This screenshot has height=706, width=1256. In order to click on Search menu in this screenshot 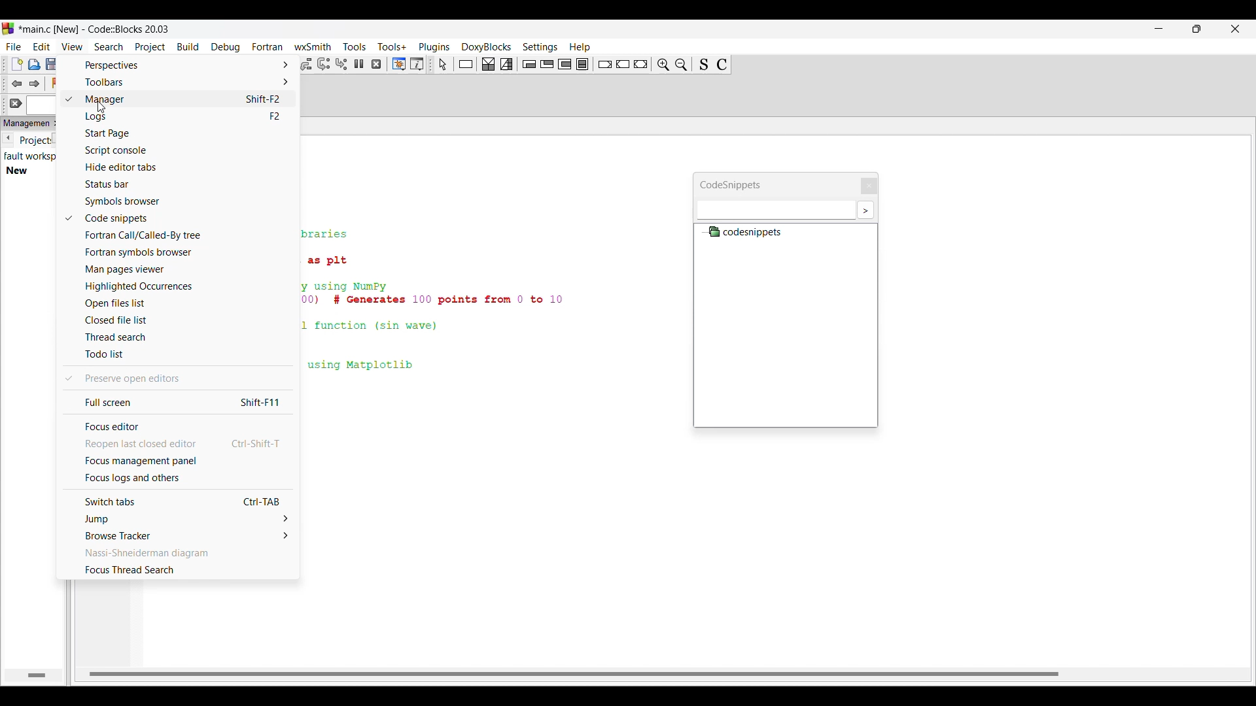, I will do `click(109, 47)`.